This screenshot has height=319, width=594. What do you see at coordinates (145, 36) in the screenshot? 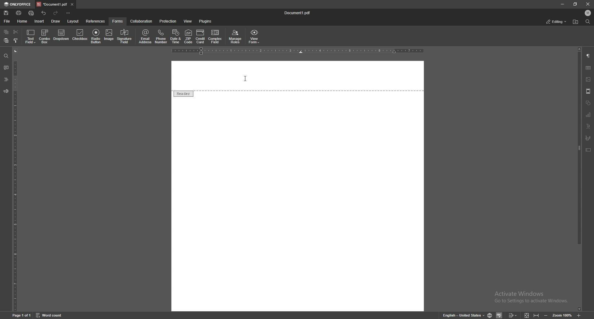
I see `email address` at bounding box center [145, 36].